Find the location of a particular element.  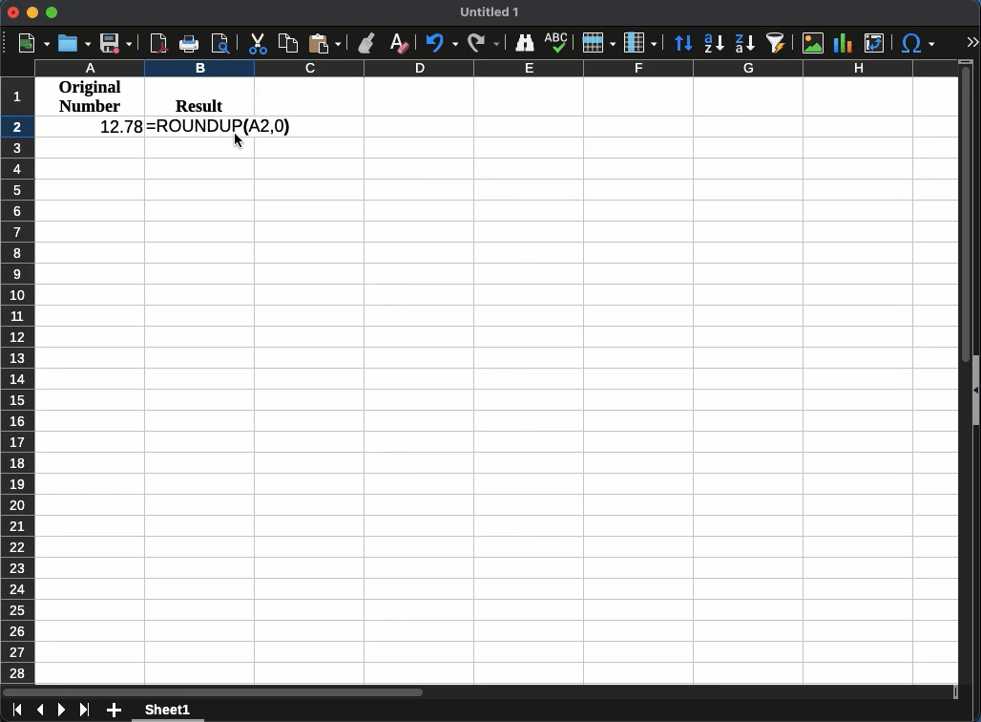

print preview is located at coordinates (222, 45).